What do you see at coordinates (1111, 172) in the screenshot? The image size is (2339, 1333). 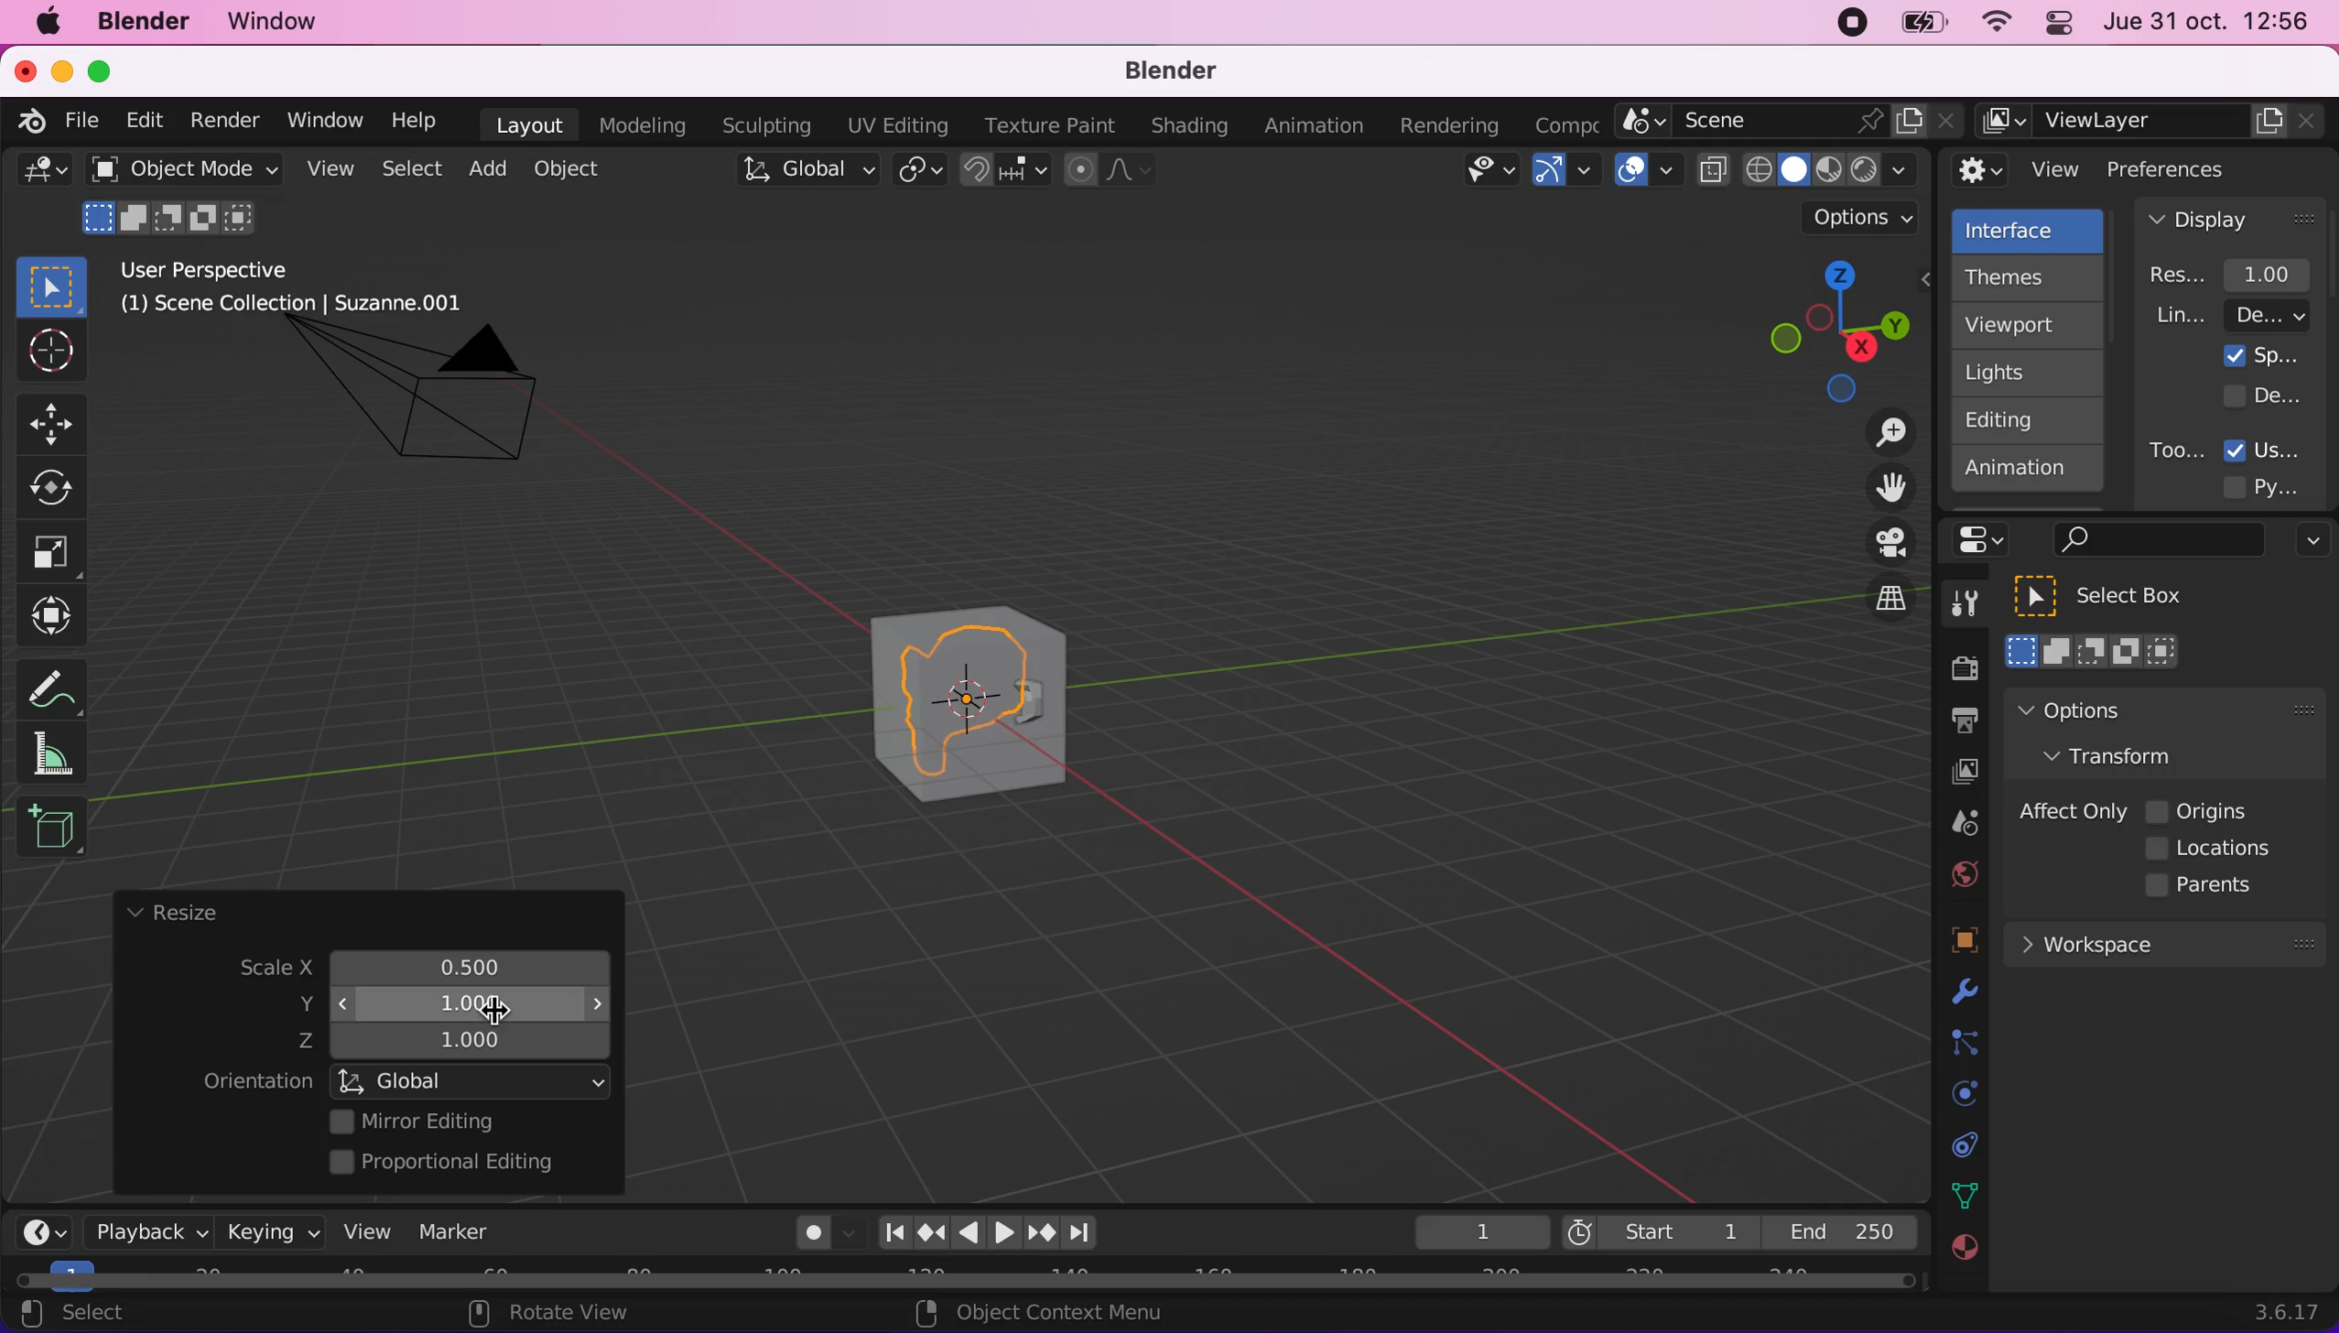 I see `proportional editing objects` at bounding box center [1111, 172].